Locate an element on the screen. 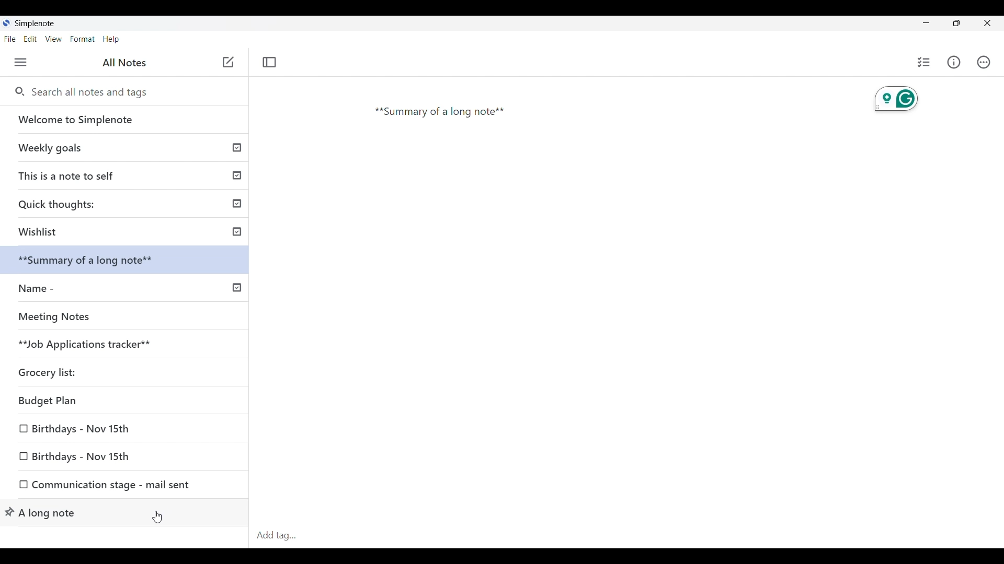 The width and height of the screenshot is (1004, 564). Menu is located at coordinates (21, 62).